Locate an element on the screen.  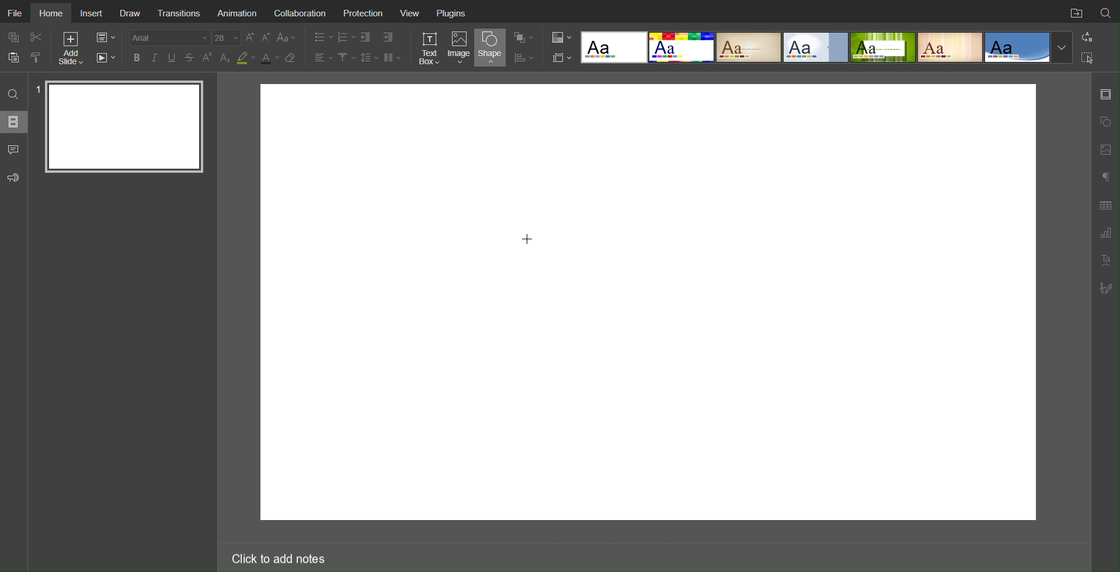
Strikethrough is located at coordinates (190, 58).